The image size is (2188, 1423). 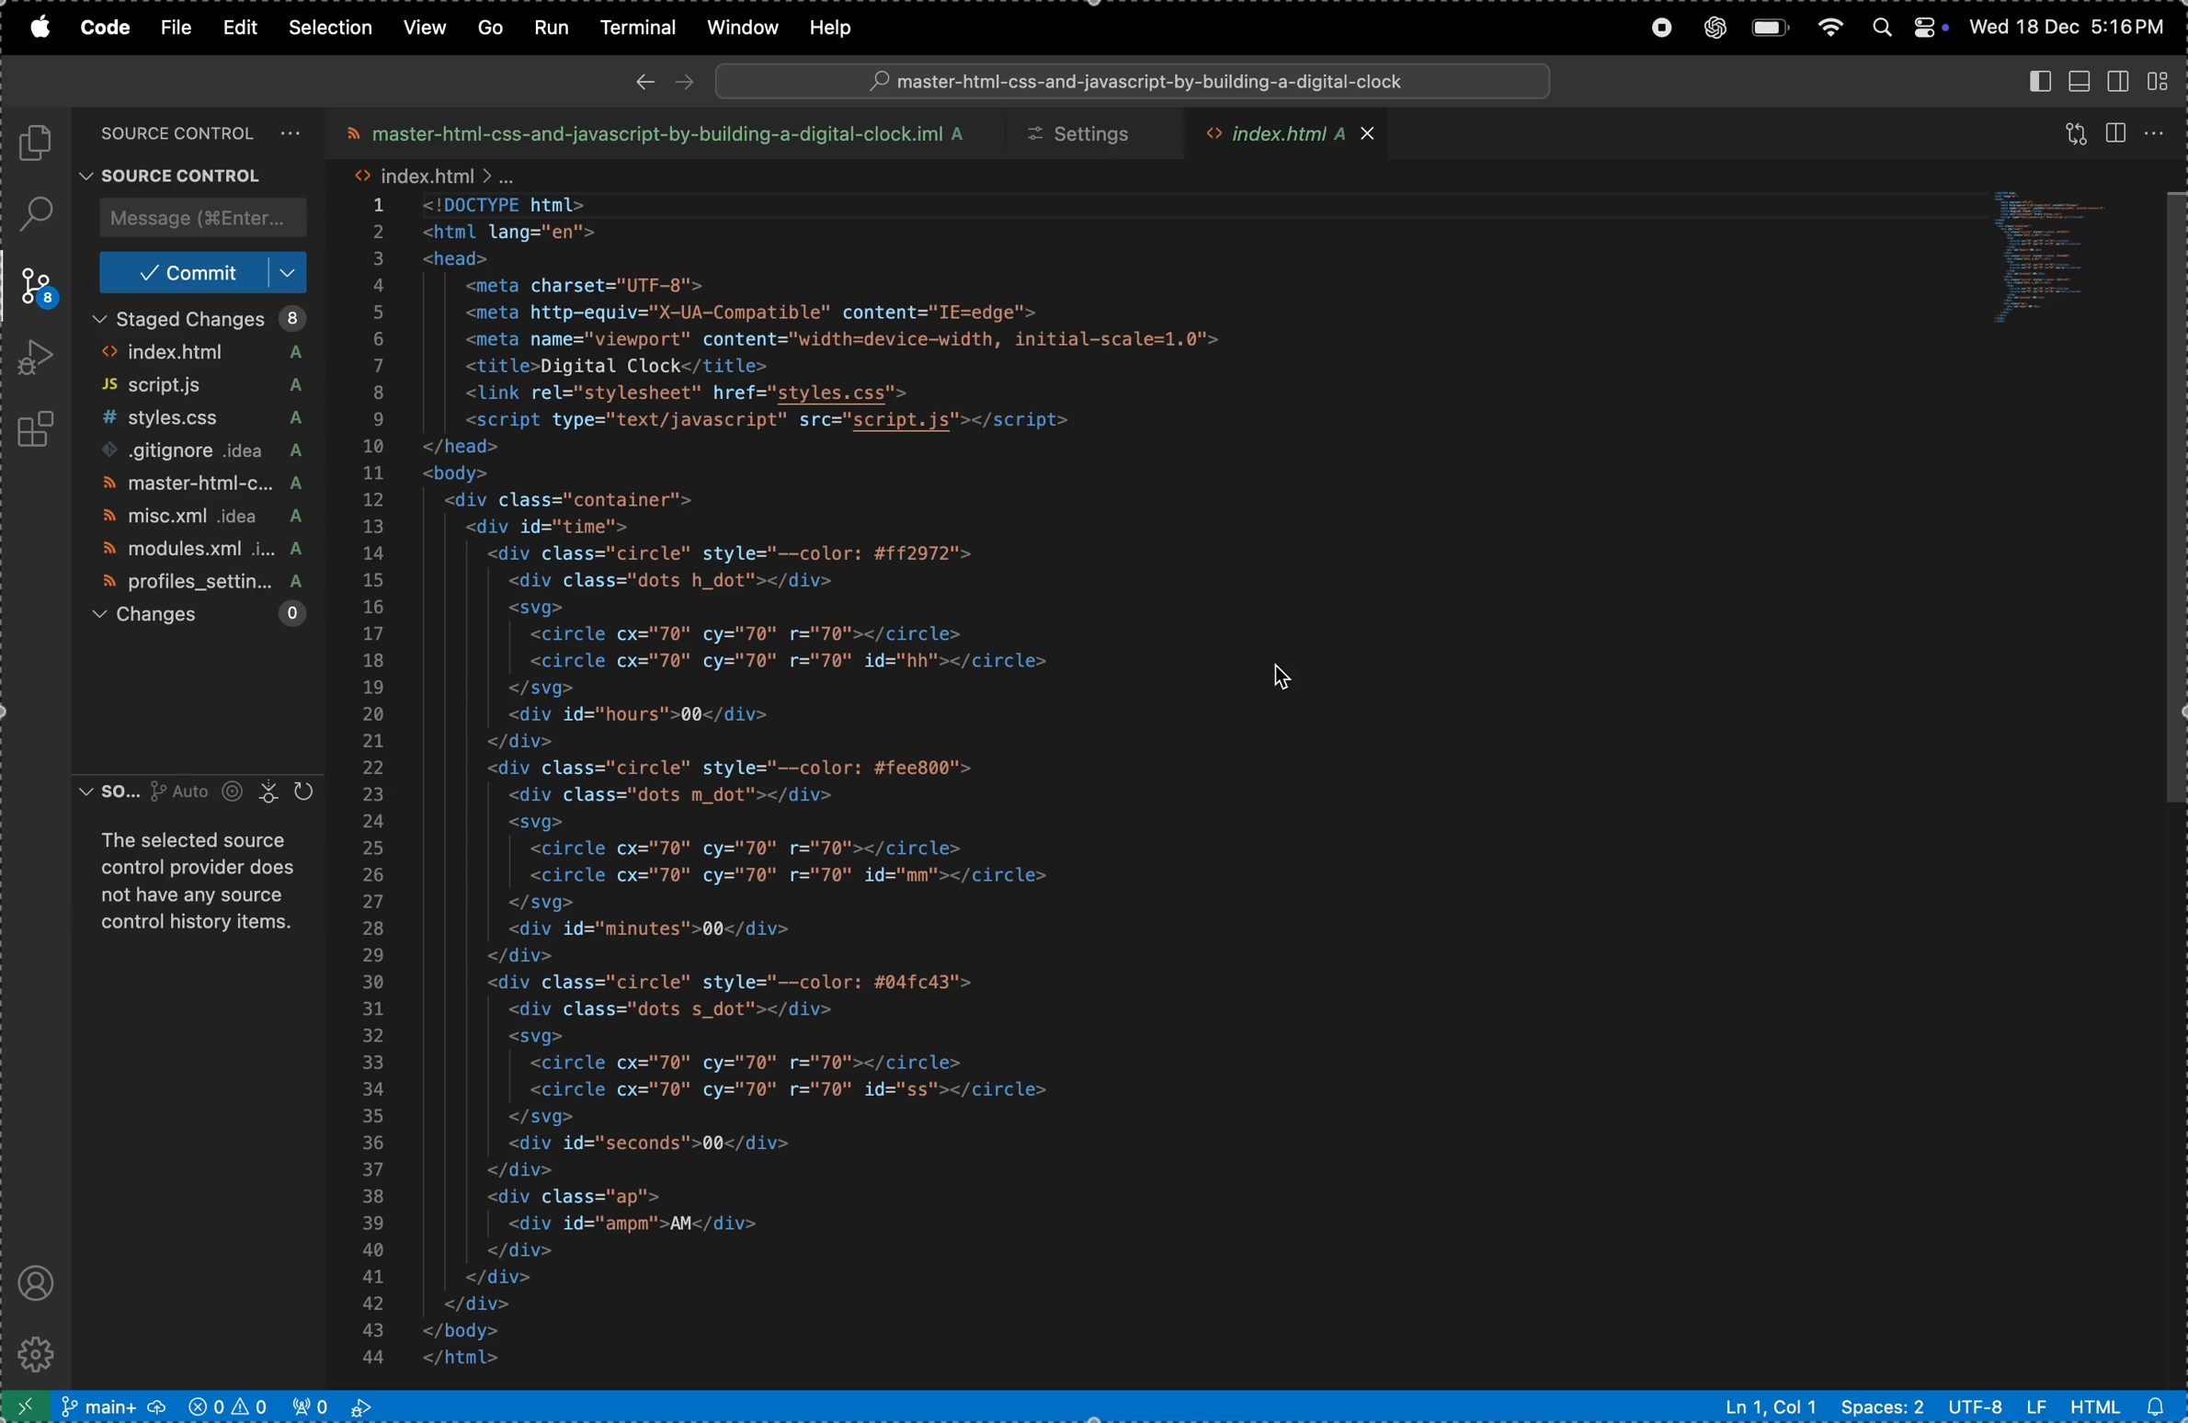 I want to click on chatgpt, so click(x=1711, y=29).